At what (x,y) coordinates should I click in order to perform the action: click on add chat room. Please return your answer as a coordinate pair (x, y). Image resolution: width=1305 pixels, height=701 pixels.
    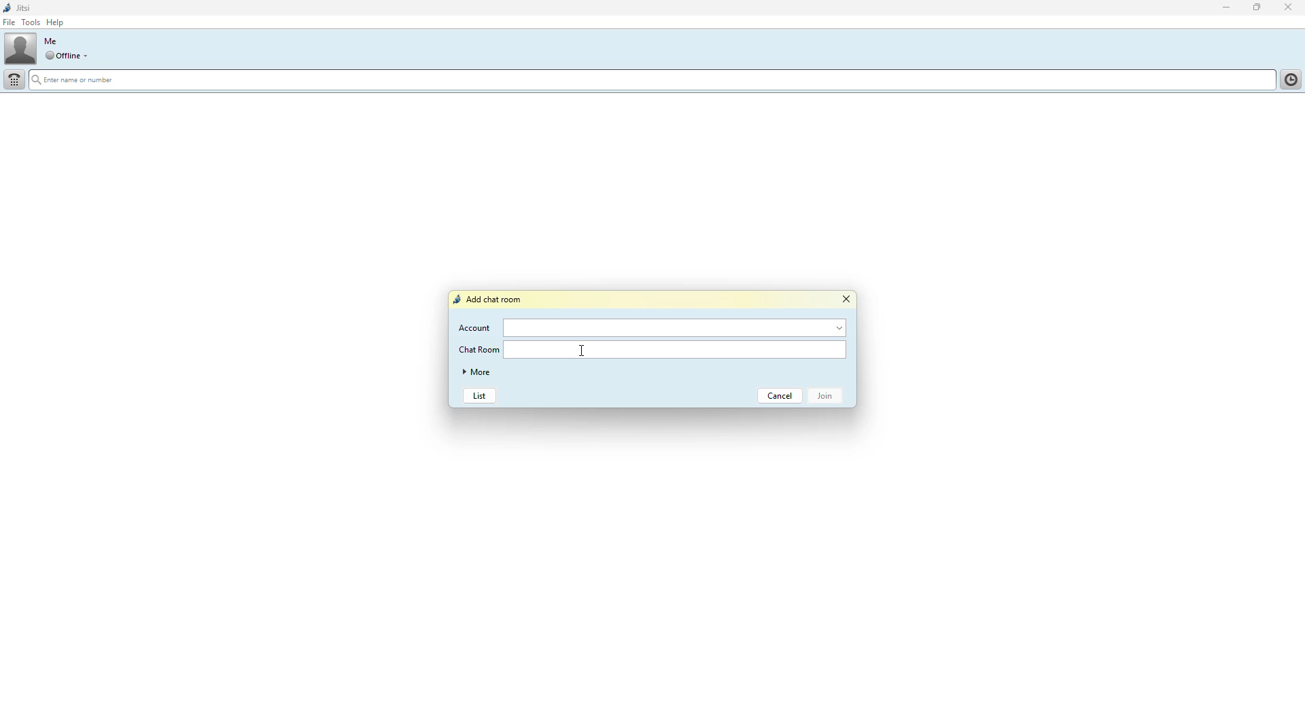
    Looking at the image, I should click on (490, 300).